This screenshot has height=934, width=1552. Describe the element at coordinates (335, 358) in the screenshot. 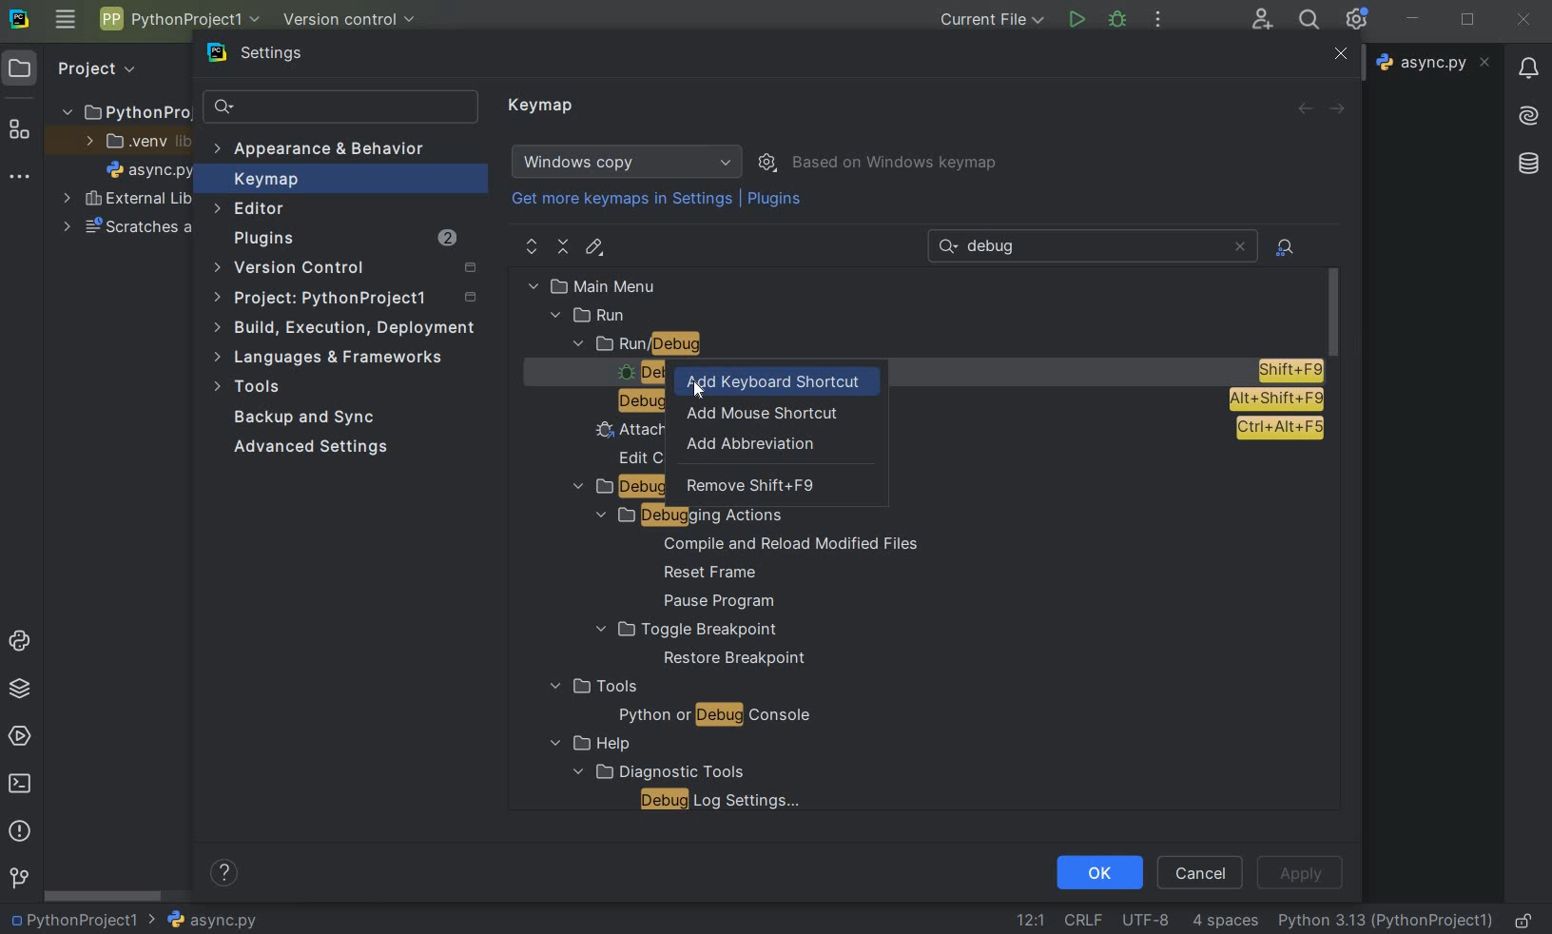

I see `Languages and Frameworks` at that location.